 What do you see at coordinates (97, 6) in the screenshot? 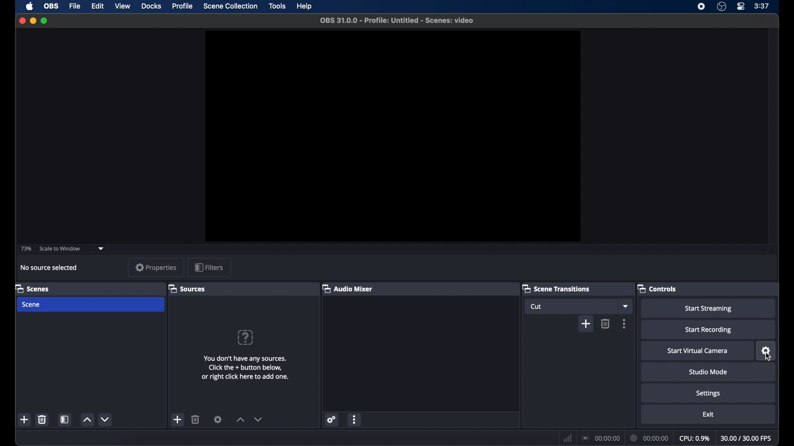
I see `edit` at bounding box center [97, 6].